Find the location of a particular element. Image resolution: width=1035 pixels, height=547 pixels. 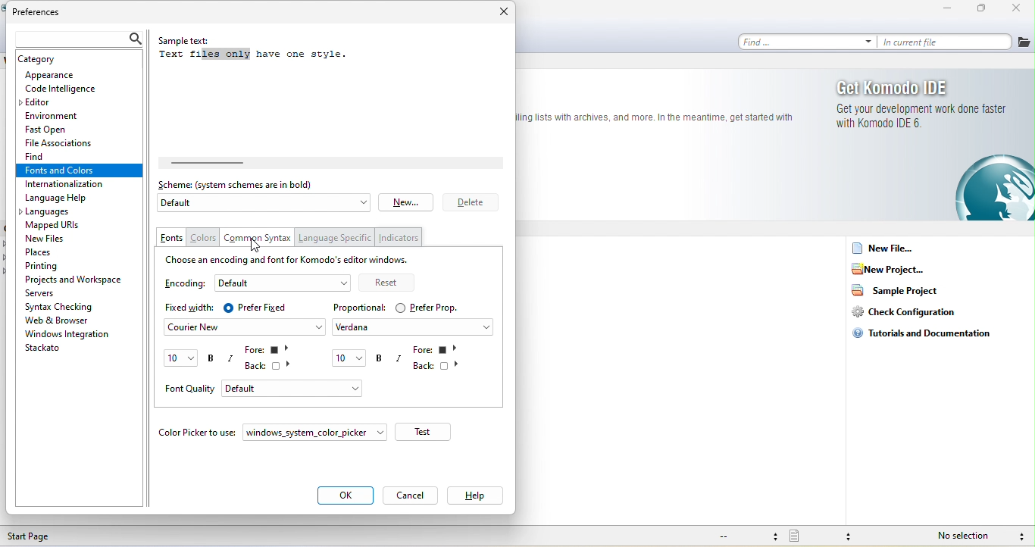

italic is located at coordinates (230, 361).